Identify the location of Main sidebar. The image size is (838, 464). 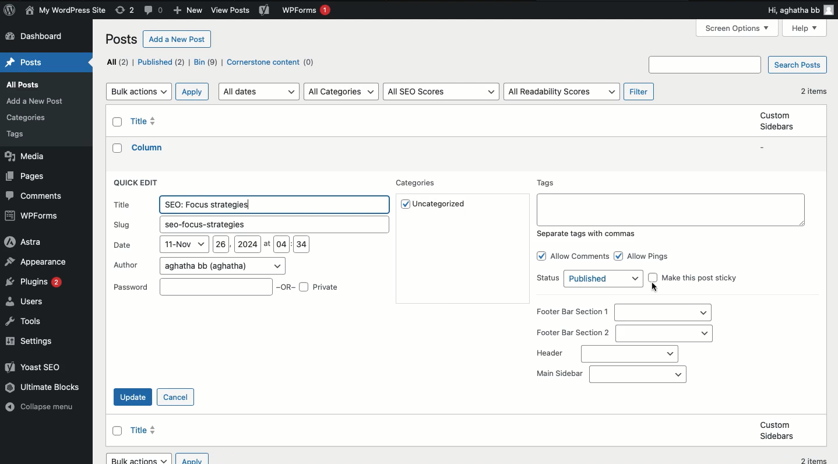
(637, 374).